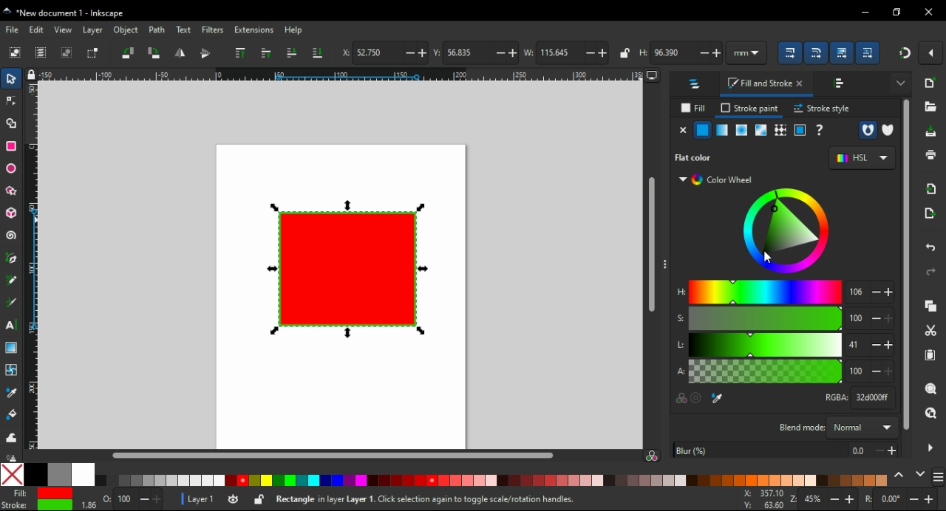  What do you see at coordinates (232, 500) in the screenshot?
I see `visibility` at bounding box center [232, 500].